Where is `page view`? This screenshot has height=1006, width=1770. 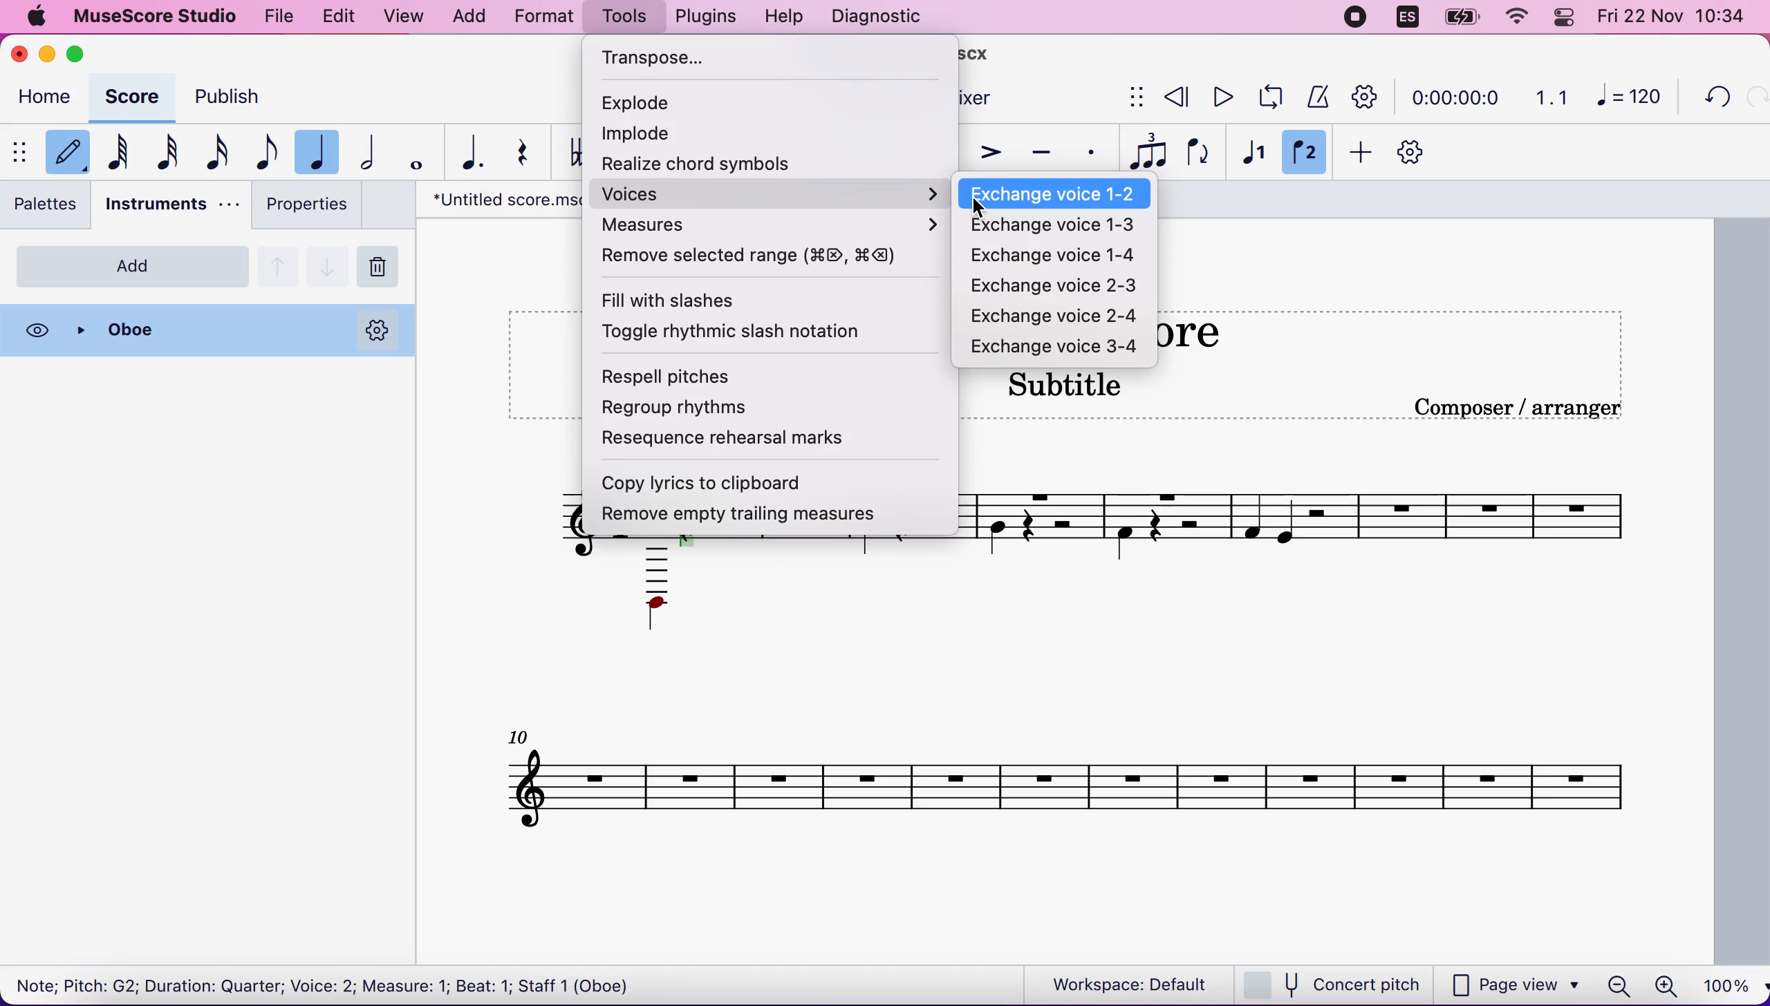 page view is located at coordinates (1517, 984).